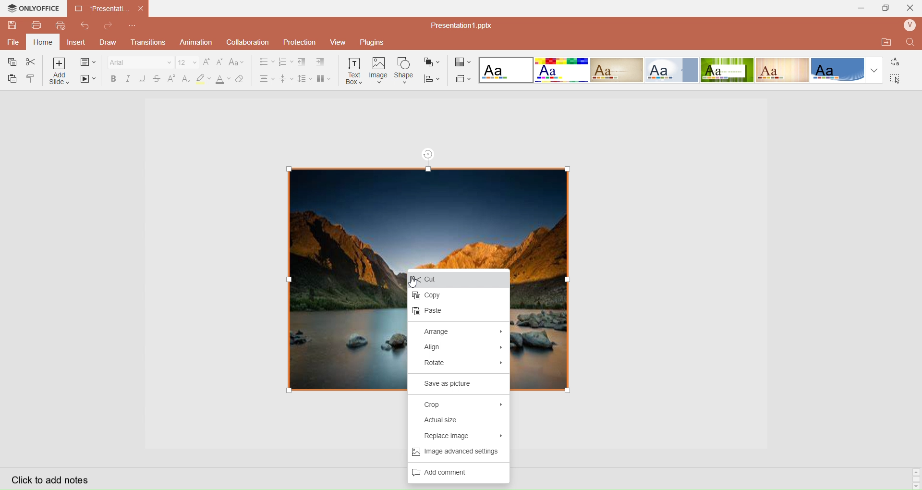  I want to click on Select Slide Size, so click(463, 79).